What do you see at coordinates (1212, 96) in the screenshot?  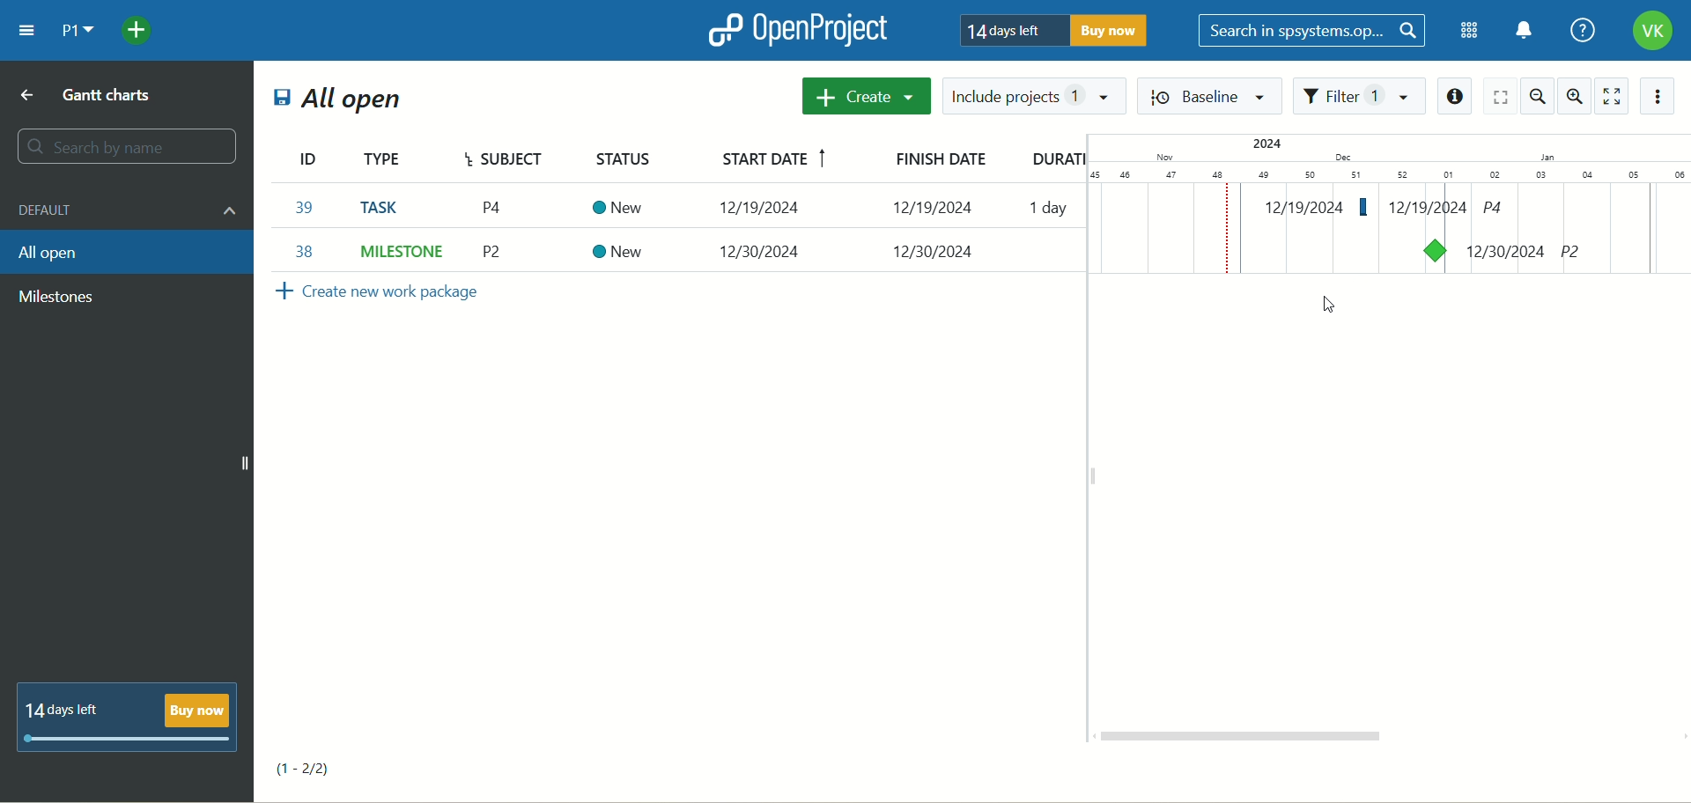 I see `baseline` at bounding box center [1212, 96].